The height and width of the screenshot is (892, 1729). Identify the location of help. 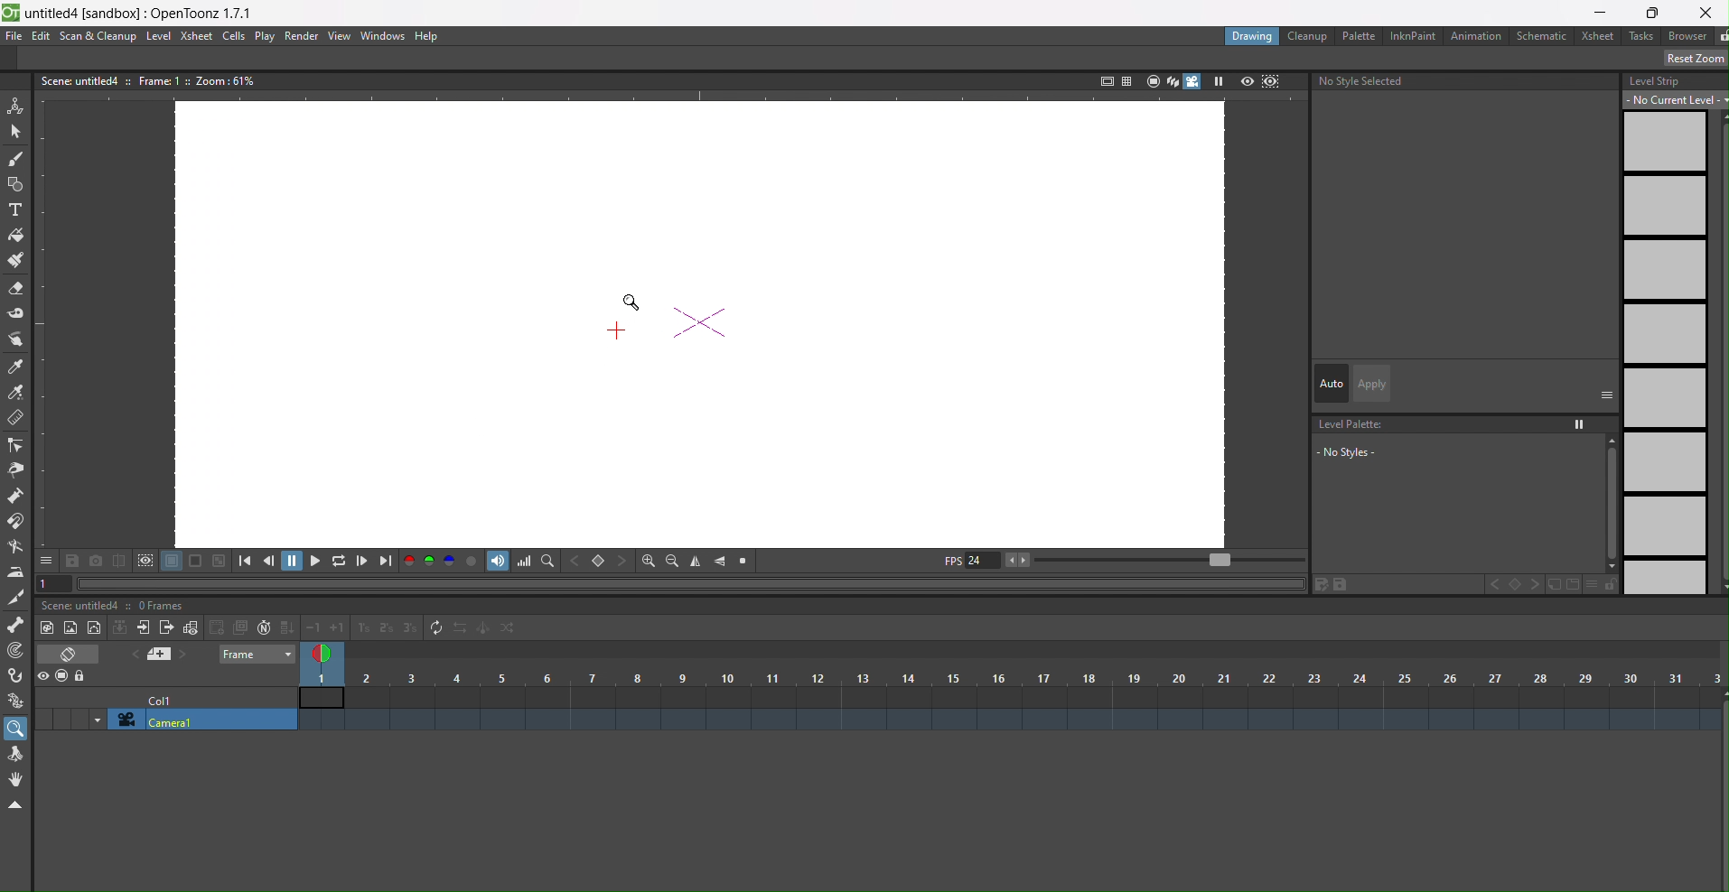
(427, 35).